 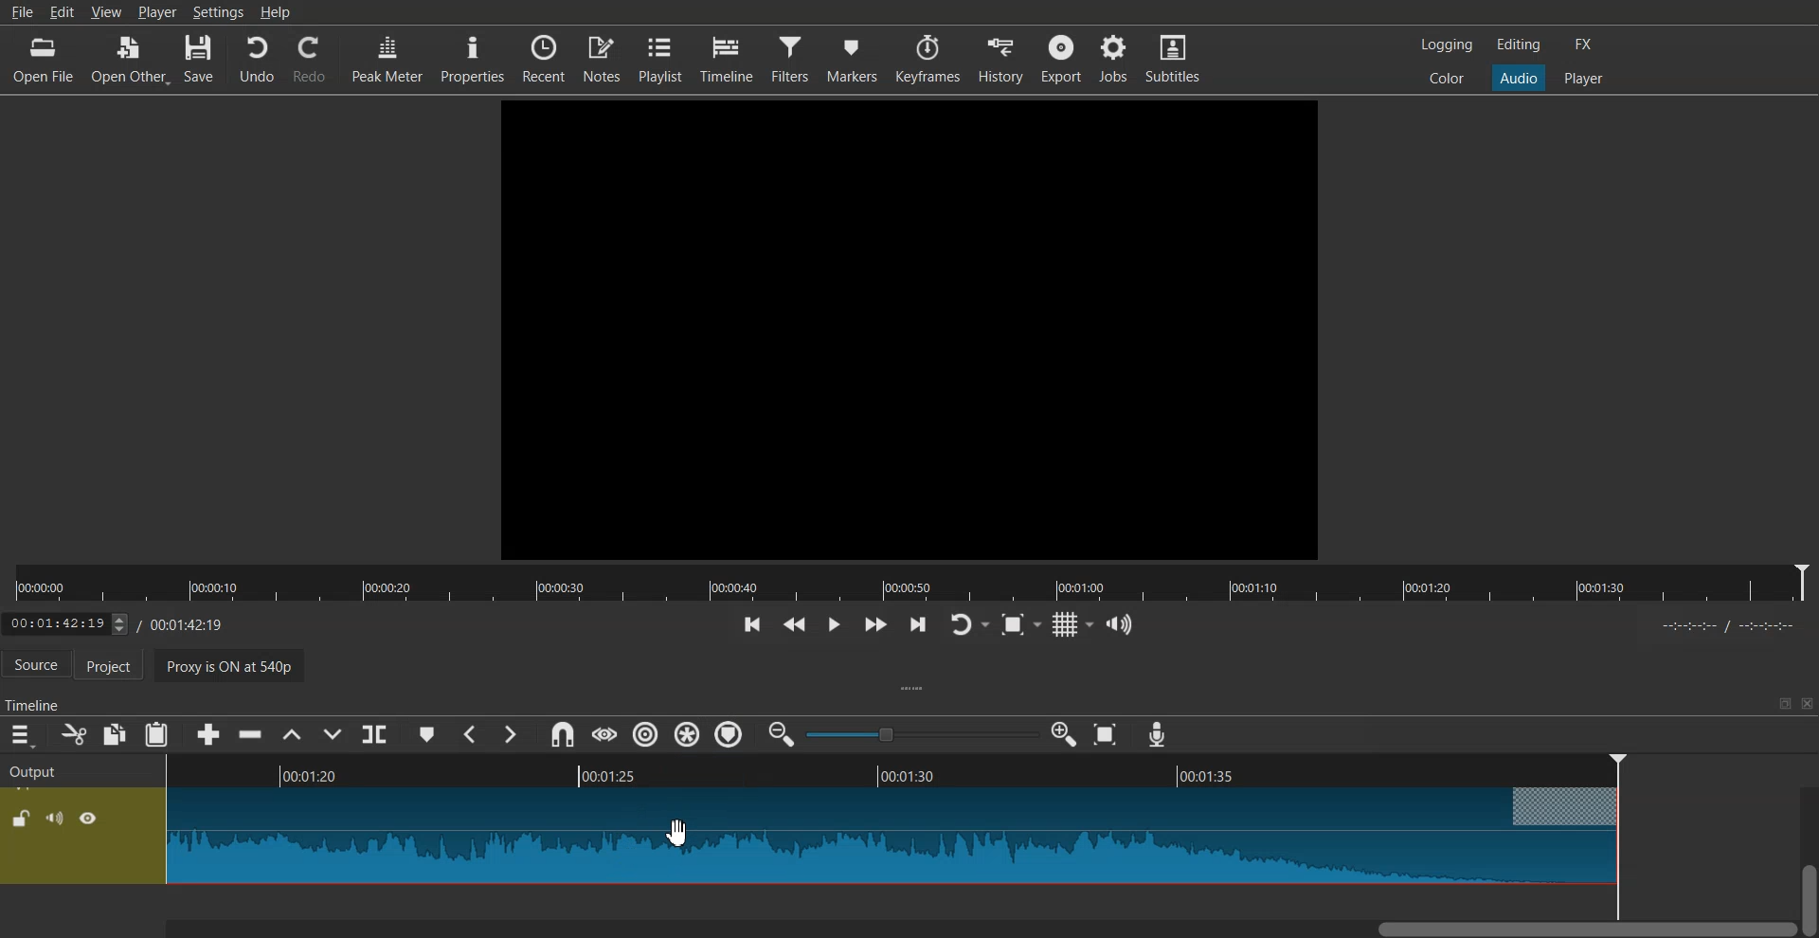 What do you see at coordinates (334, 732) in the screenshot?
I see `Overwrite` at bounding box center [334, 732].